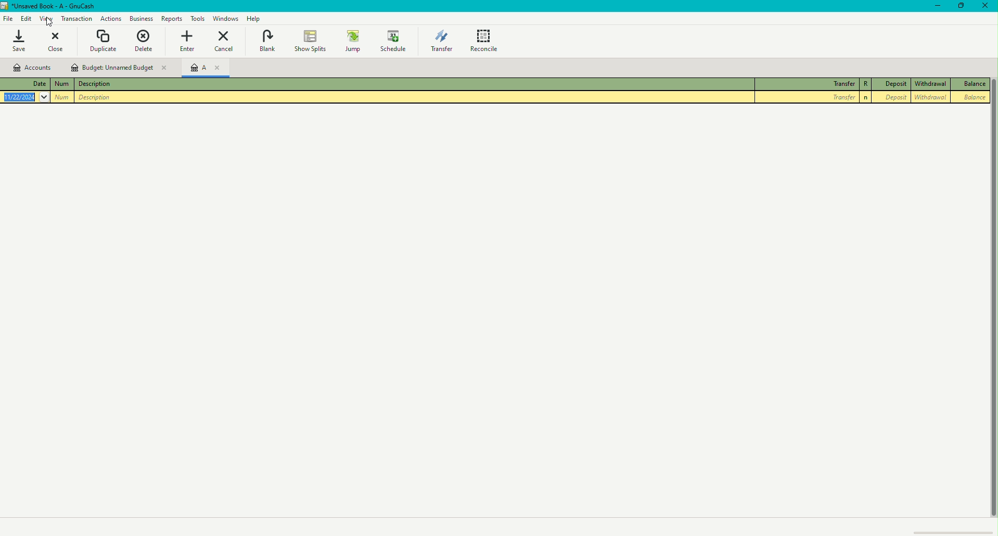 This screenshot has width=998, height=536. I want to click on Enter, so click(190, 42).